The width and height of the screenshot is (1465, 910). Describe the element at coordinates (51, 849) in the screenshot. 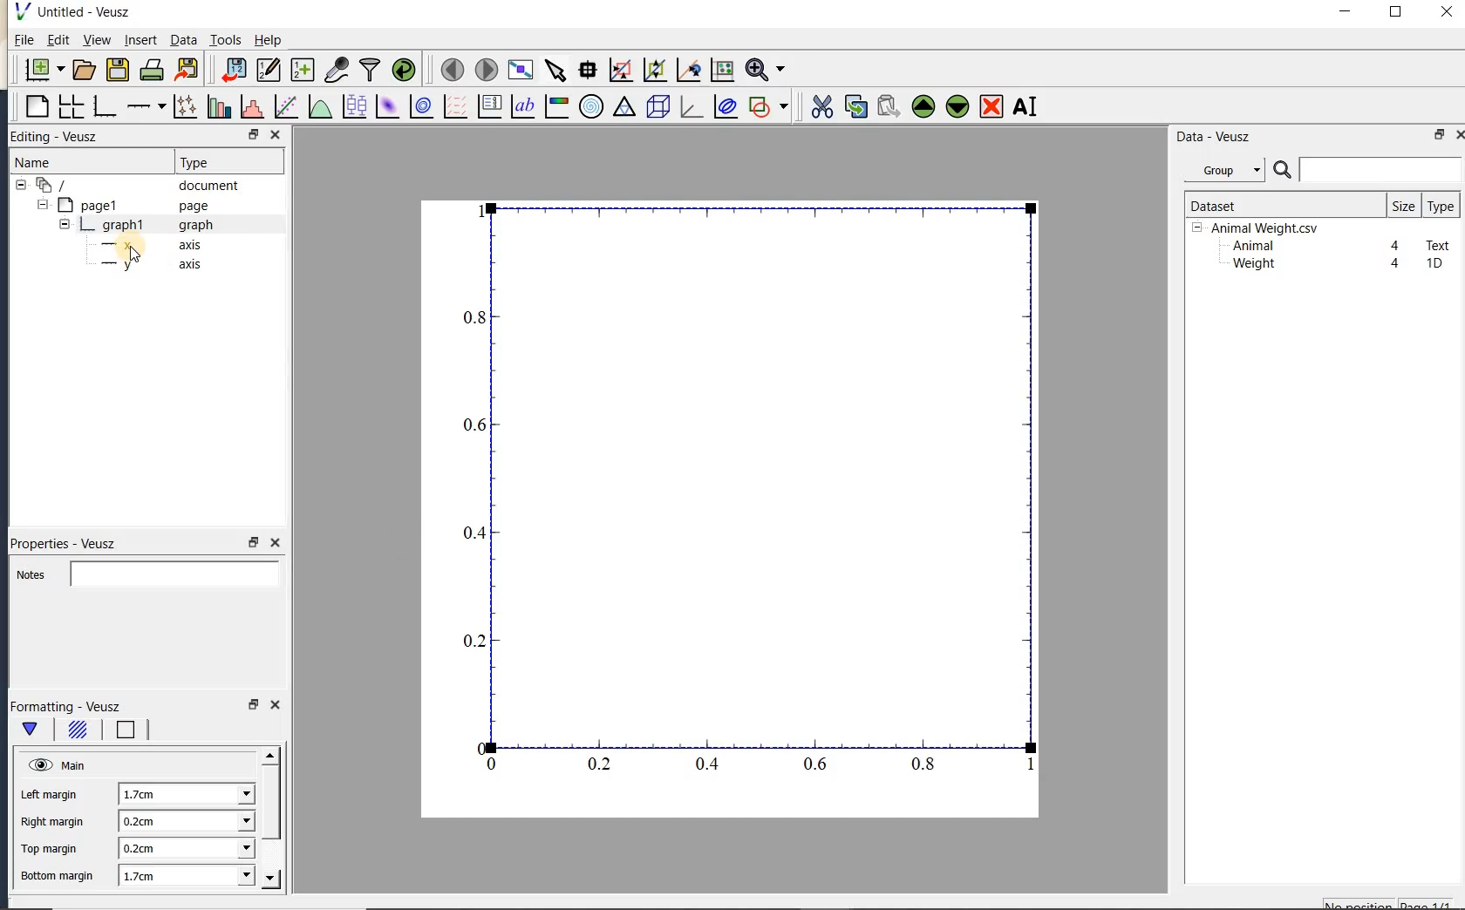

I see `Top margin` at that location.